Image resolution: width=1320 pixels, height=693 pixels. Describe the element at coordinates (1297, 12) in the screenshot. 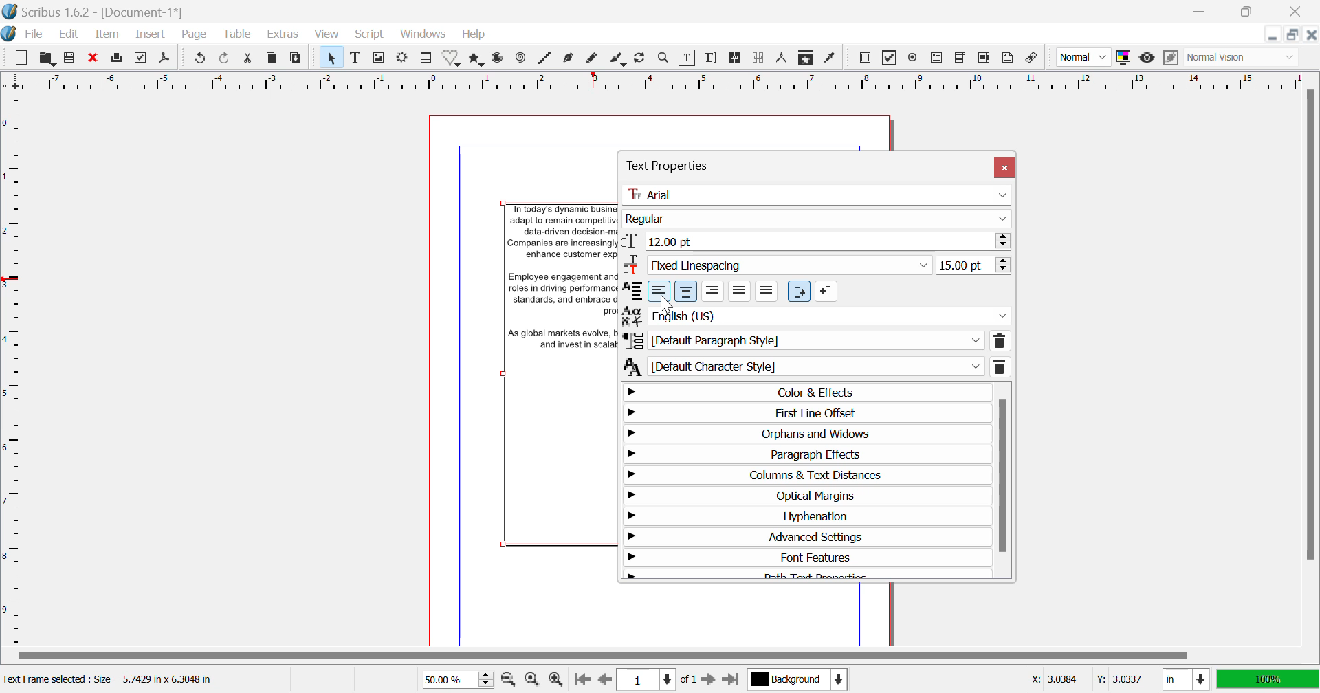

I see `Close` at that location.